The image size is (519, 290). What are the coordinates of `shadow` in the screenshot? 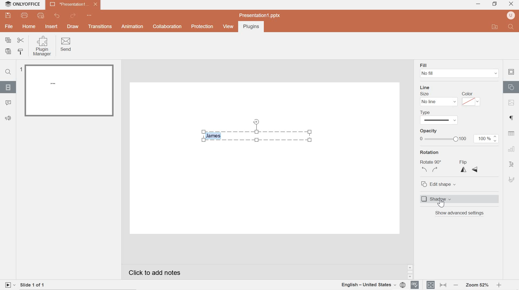 It's located at (464, 200).